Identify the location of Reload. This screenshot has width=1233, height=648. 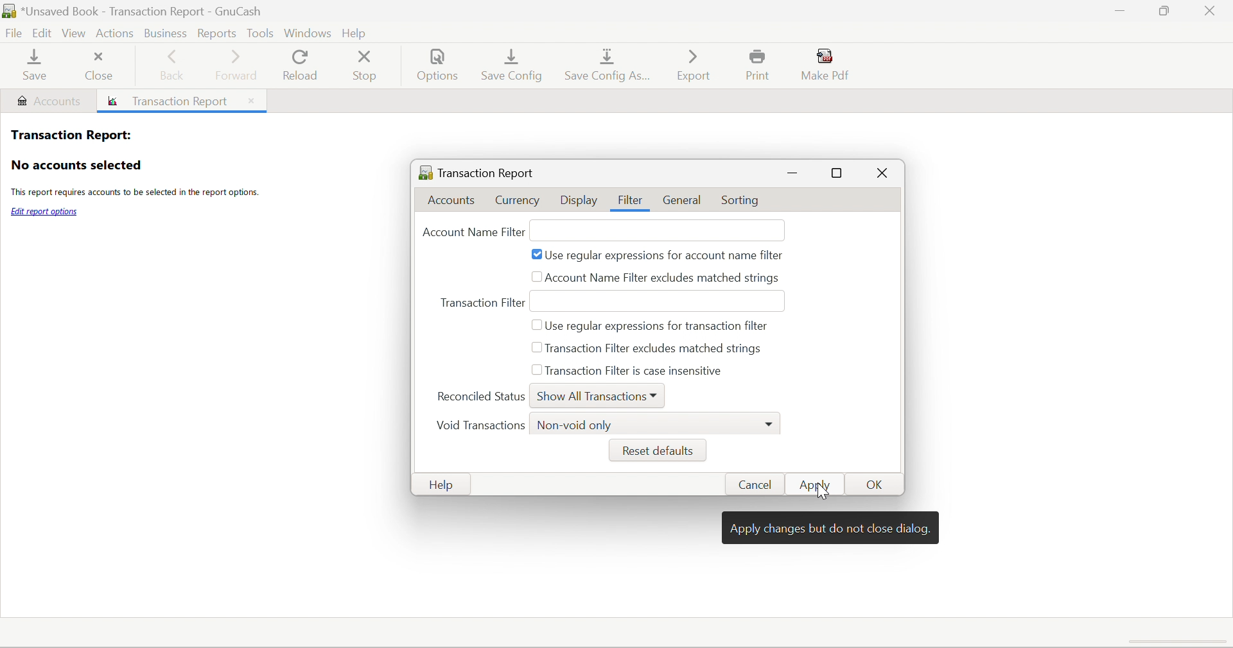
(299, 65).